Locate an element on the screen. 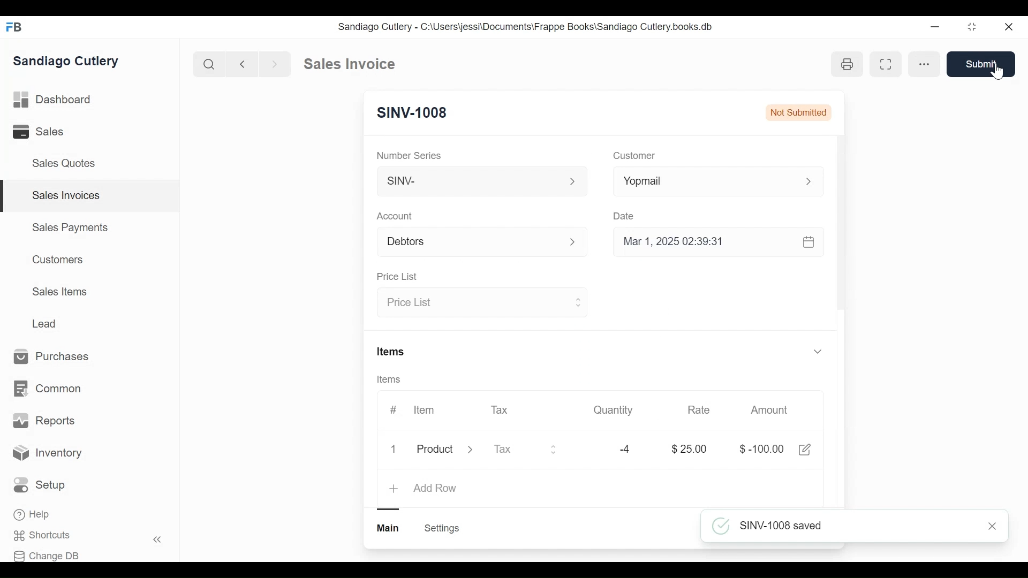 This screenshot has height=578, width=1028. $-100.00 is located at coordinates (762, 449).